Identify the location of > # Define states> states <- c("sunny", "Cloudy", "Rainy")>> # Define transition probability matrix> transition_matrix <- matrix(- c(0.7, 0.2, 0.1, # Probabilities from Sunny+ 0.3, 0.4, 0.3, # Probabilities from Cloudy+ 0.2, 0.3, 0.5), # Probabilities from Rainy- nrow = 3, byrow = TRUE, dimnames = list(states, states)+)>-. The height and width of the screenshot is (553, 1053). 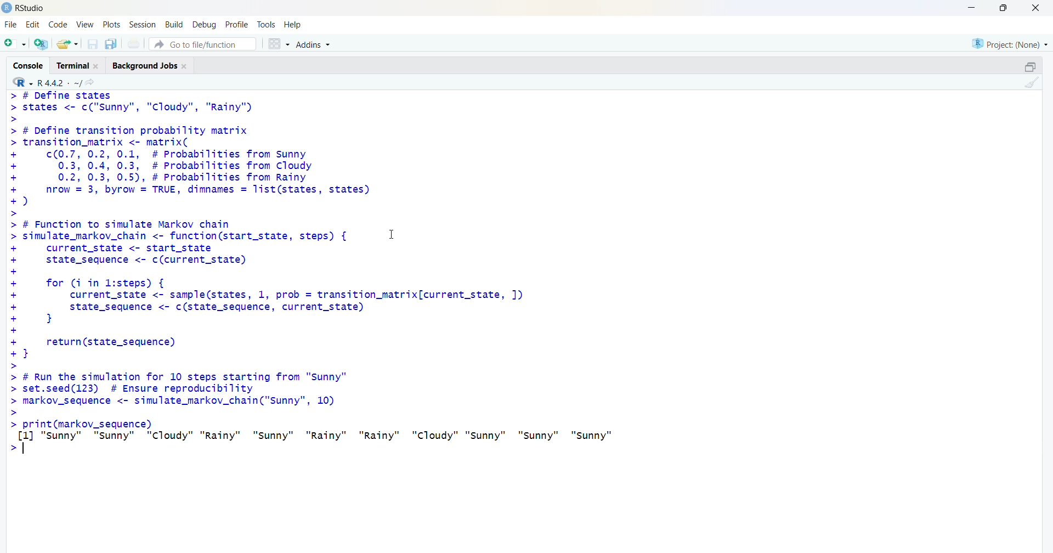
(197, 154).